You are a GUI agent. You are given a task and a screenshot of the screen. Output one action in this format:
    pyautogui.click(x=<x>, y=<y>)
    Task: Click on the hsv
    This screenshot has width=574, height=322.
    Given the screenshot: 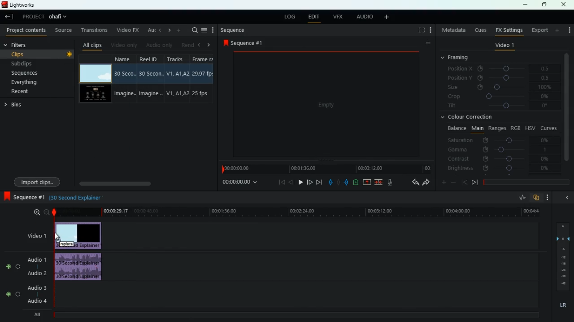 What is the action you would take?
    pyautogui.click(x=530, y=127)
    